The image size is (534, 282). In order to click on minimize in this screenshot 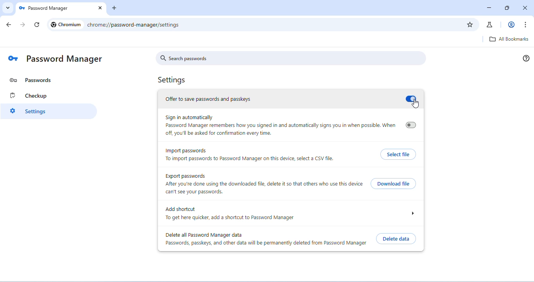, I will do `click(489, 7)`.